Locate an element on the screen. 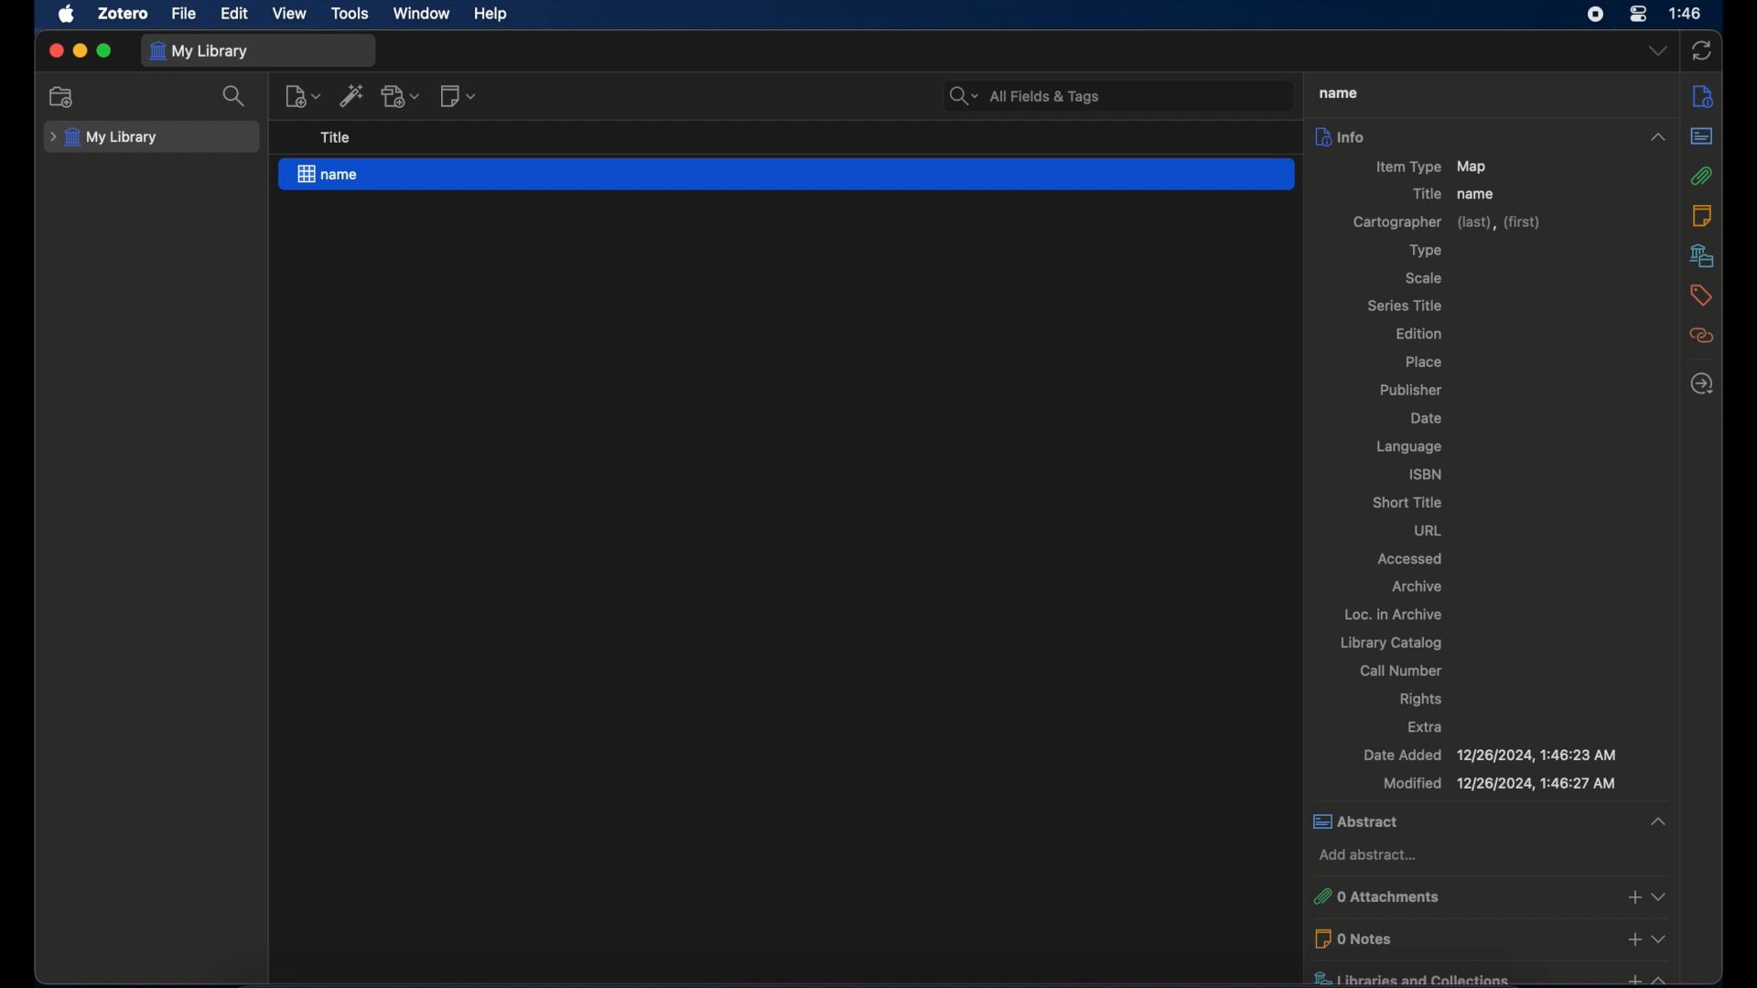  call number is located at coordinates (1401, 671).